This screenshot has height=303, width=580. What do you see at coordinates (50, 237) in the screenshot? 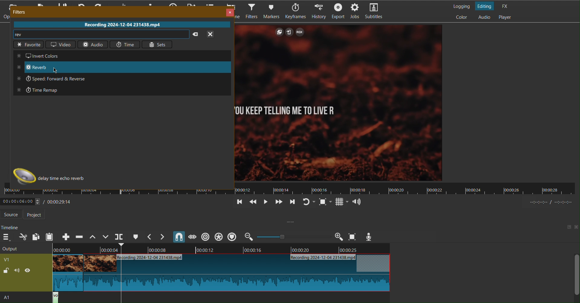
I see `Paste` at bounding box center [50, 237].